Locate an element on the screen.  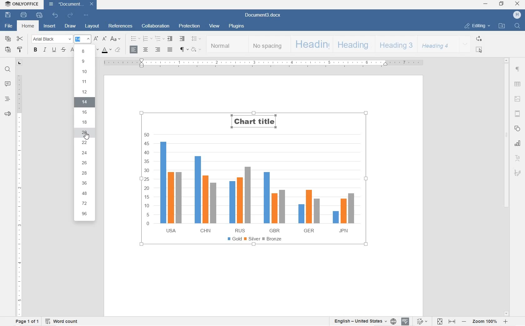
HOME is located at coordinates (28, 27).